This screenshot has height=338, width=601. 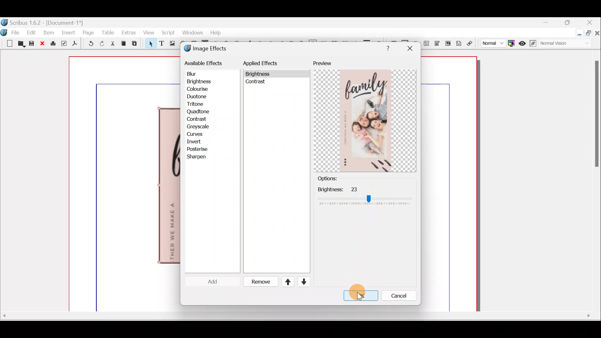 What do you see at coordinates (42, 44) in the screenshot?
I see `Close` at bounding box center [42, 44].